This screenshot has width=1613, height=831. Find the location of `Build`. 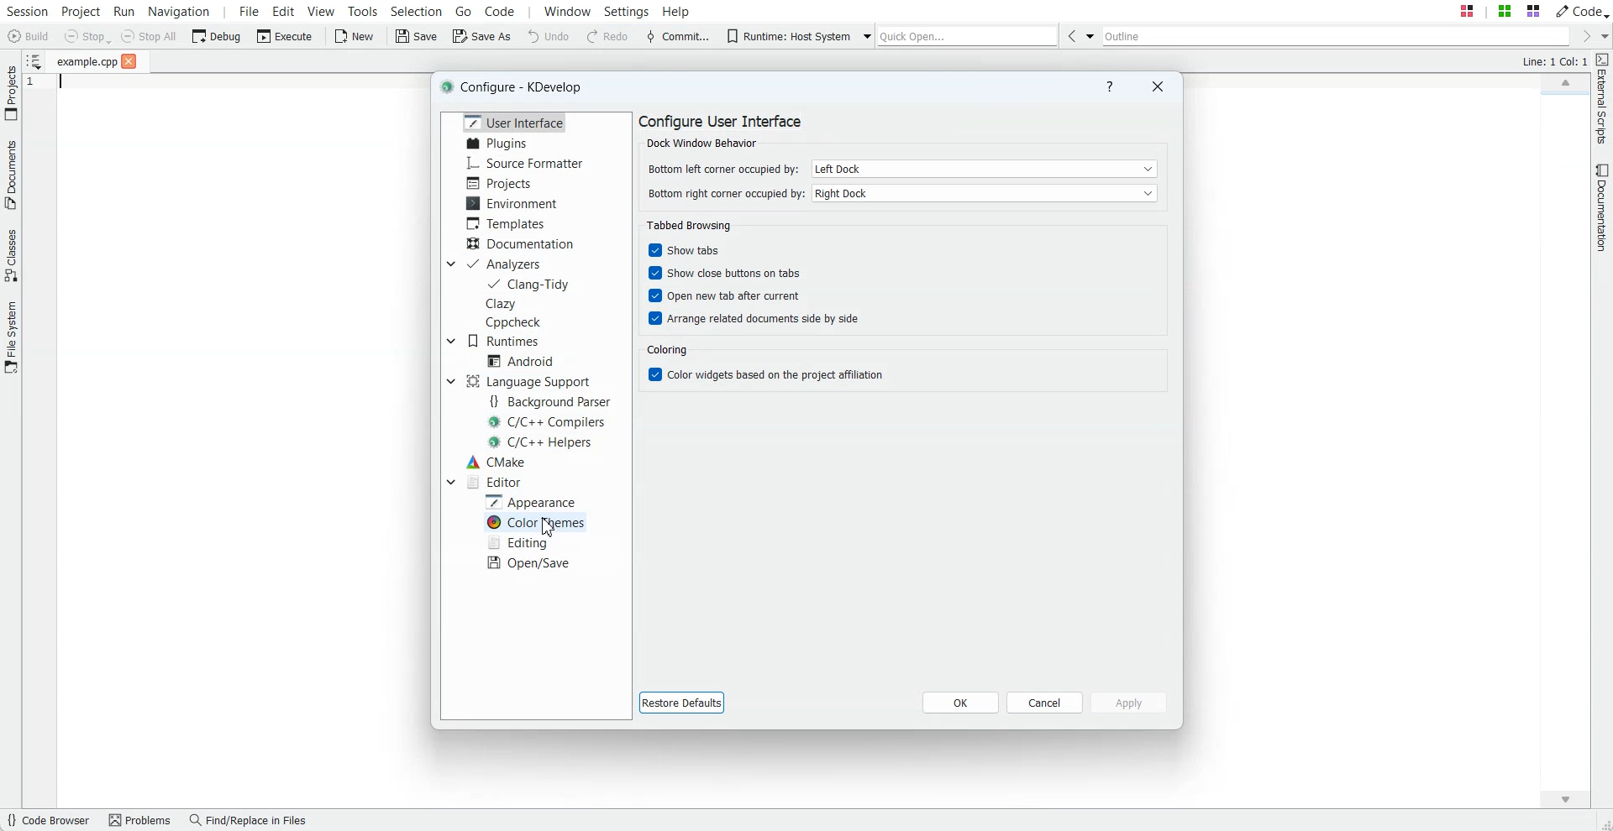

Build is located at coordinates (27, 36).